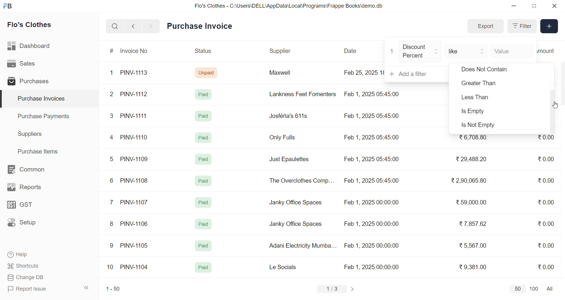 The height and width of the screenshot is (300, 565). What do you see at coordinates (31, 189) in the screenshot?
I see `Reports` at bounding box center [31, 189].